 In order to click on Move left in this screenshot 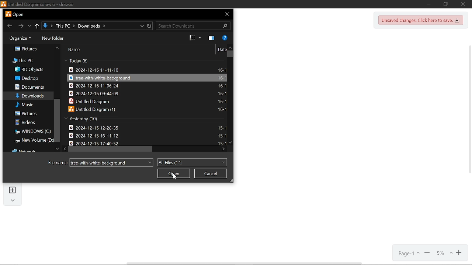, I will do `click(64, 148)`.